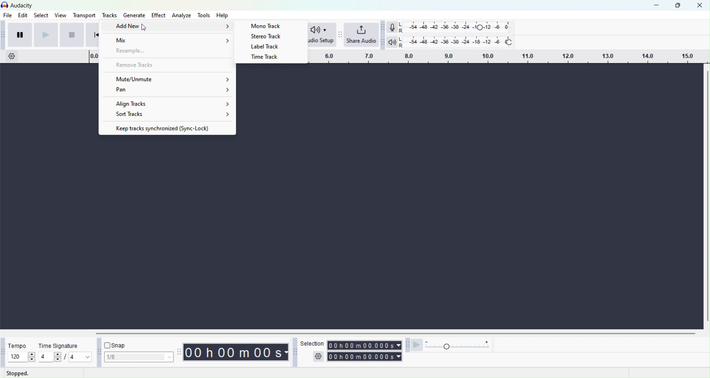 Image resolution: width=710 pixels, height=378 pixels. Describe the element at coordinates (138, 357) in the screenshot. I see `Snap selection` at that location.